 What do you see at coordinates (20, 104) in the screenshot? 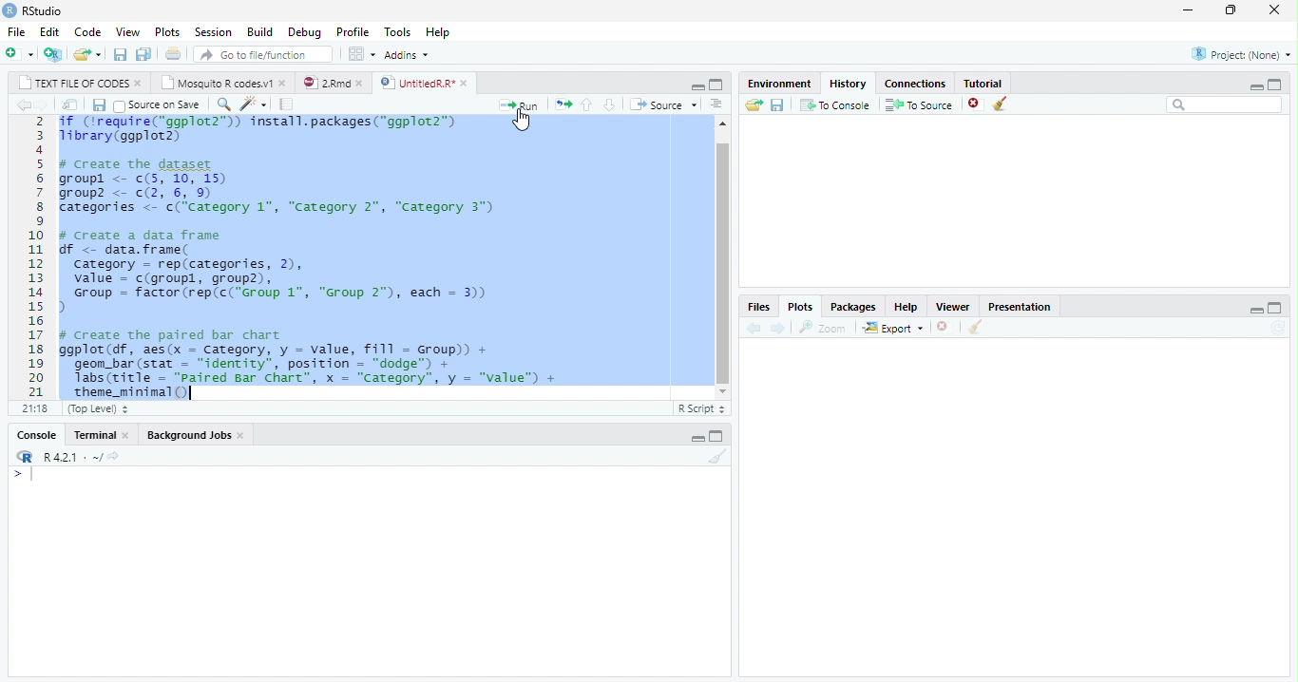
I see `go back` at bounding box center [20, 104].